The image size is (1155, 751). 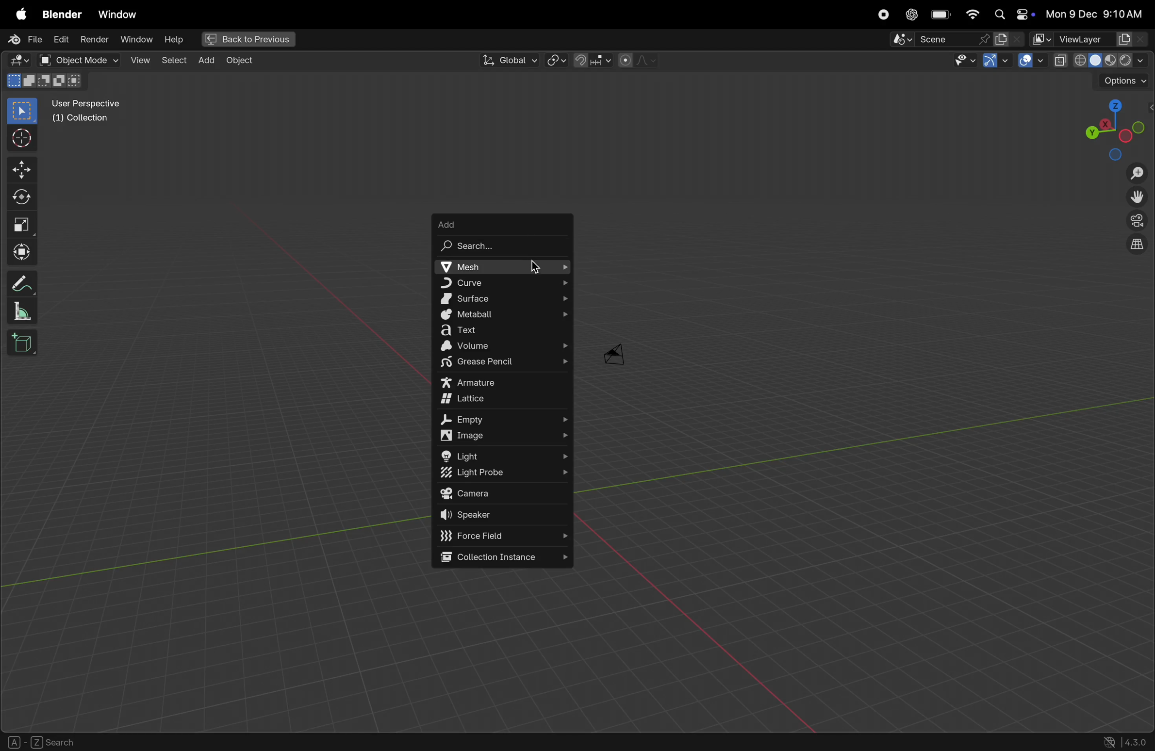 What do you see at coordinates (503, 494) in the screenshot?
I see `camera` at bounding box center [503, 494].